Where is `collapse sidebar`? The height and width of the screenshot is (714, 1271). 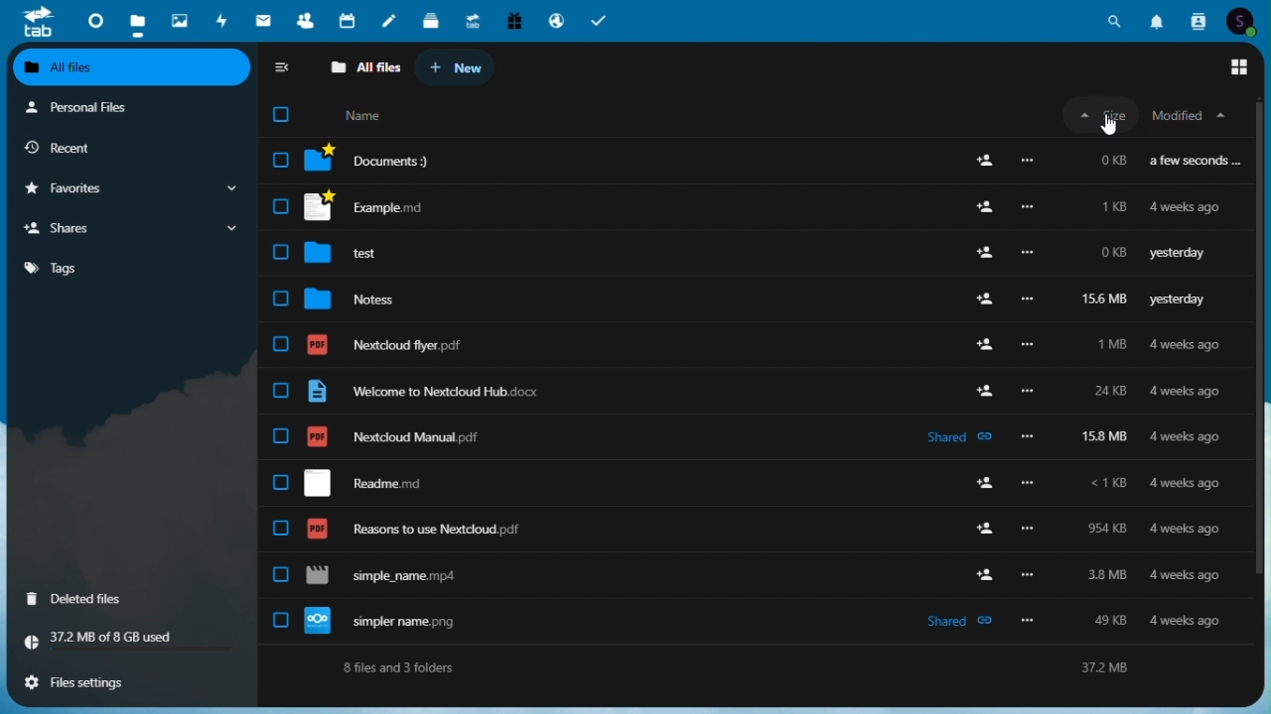 collapse sidebar is located at coordinates (284, 66).